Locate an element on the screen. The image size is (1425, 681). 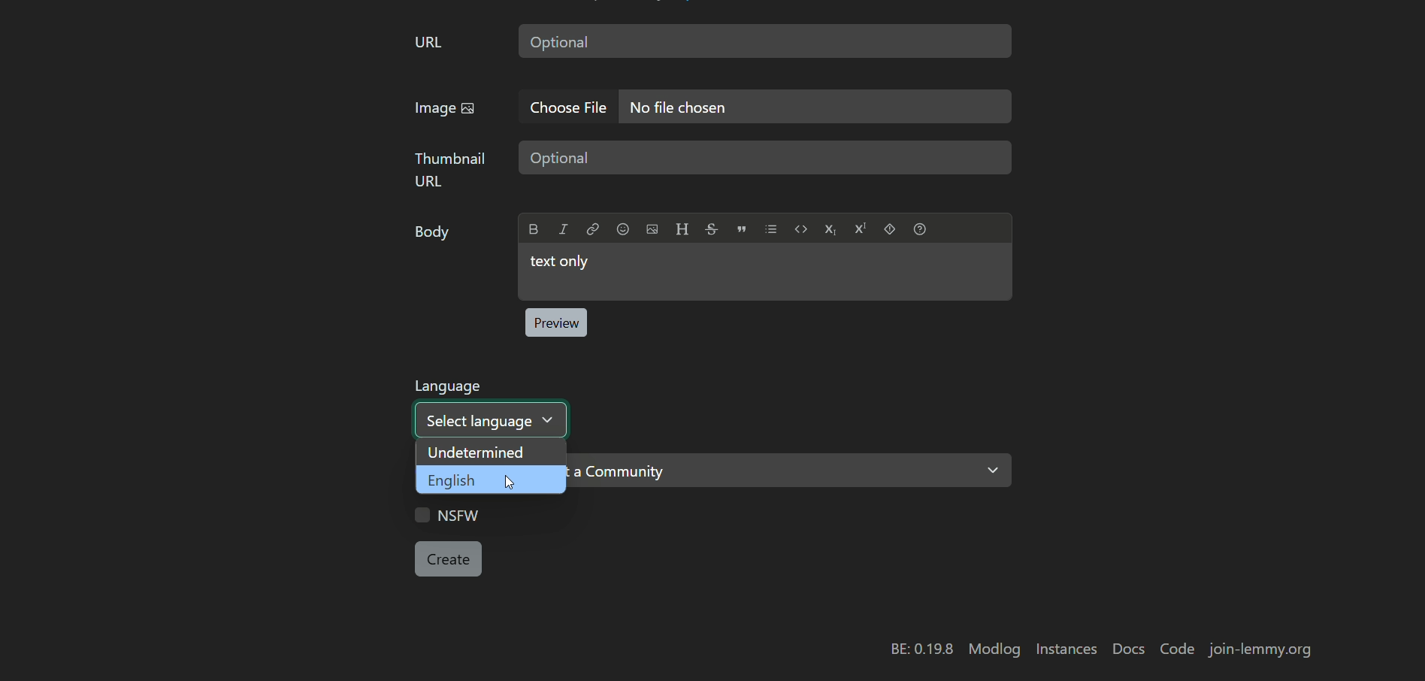
text box is located at coordinates (817, 107).